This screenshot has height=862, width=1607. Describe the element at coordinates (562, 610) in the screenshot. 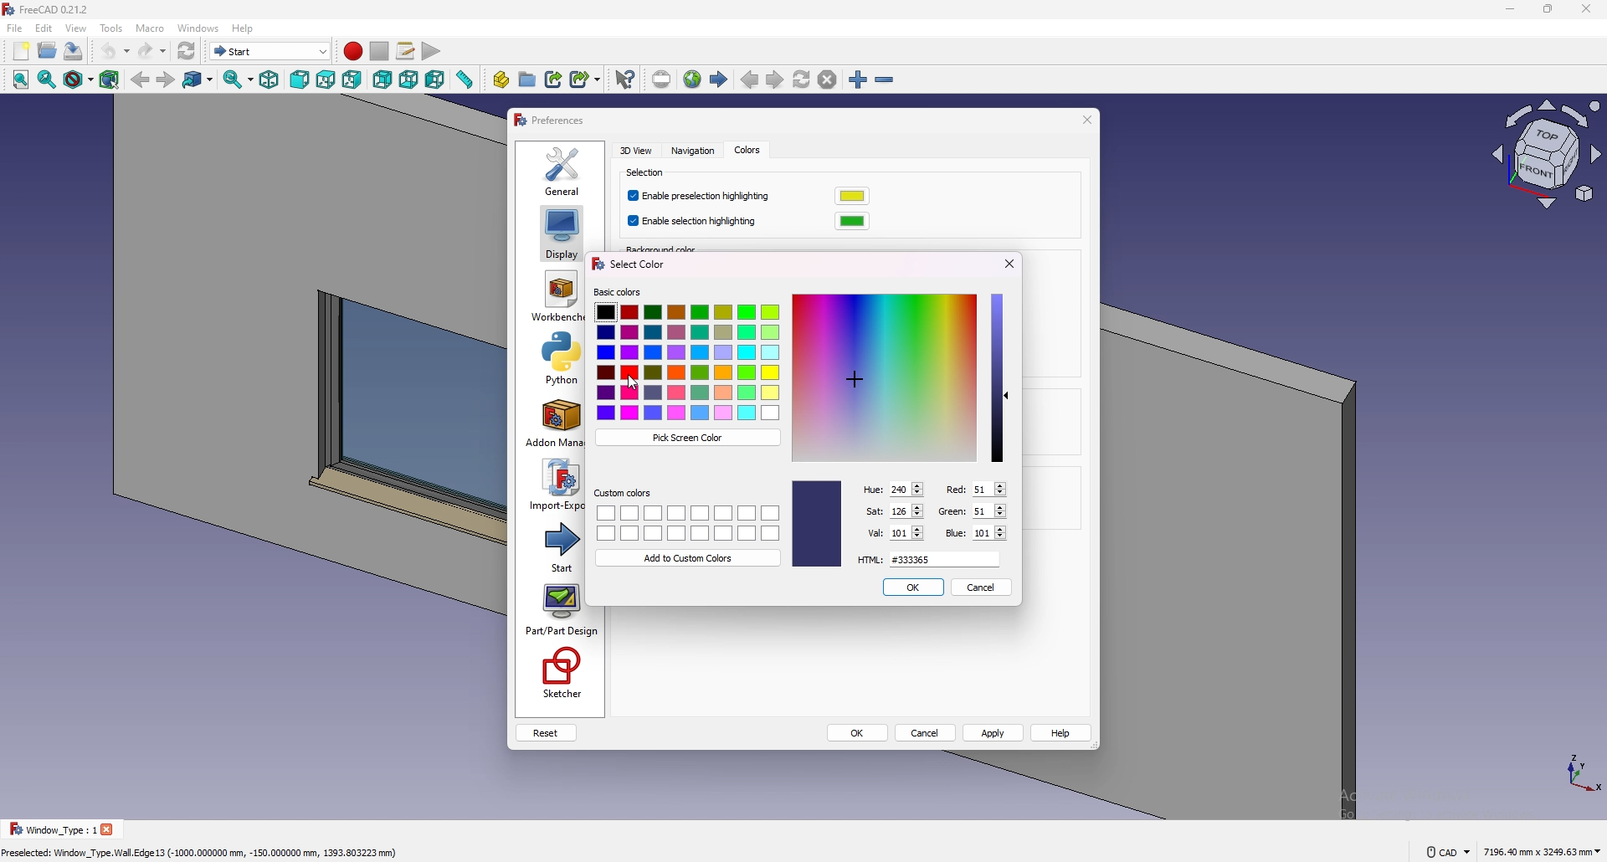

I see `part/part design` at that location.